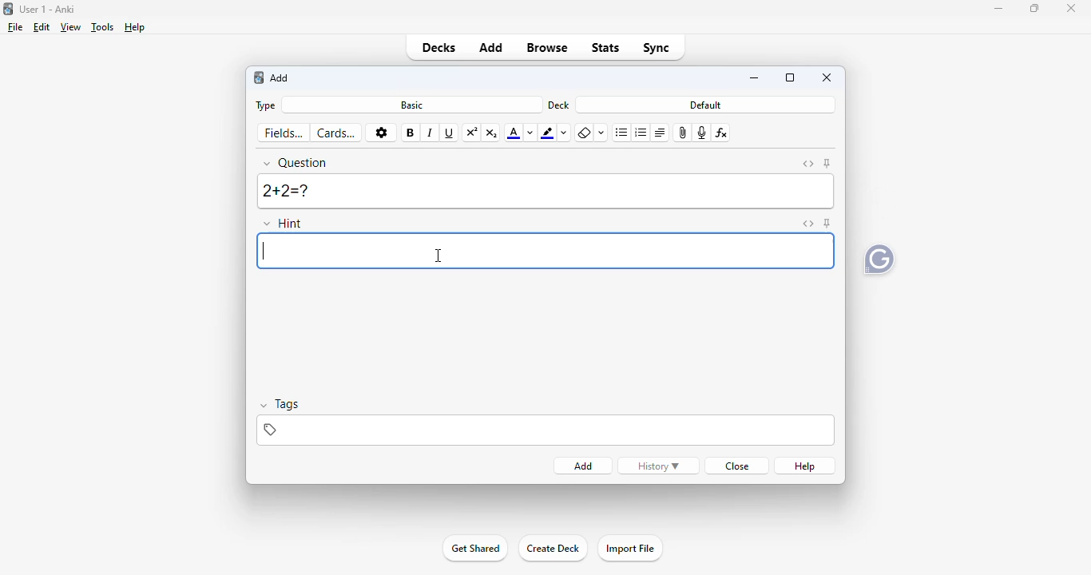 Image resolution: width=1091 pixels, height=575 pixels. I want to click on tags, so click(280, 404).